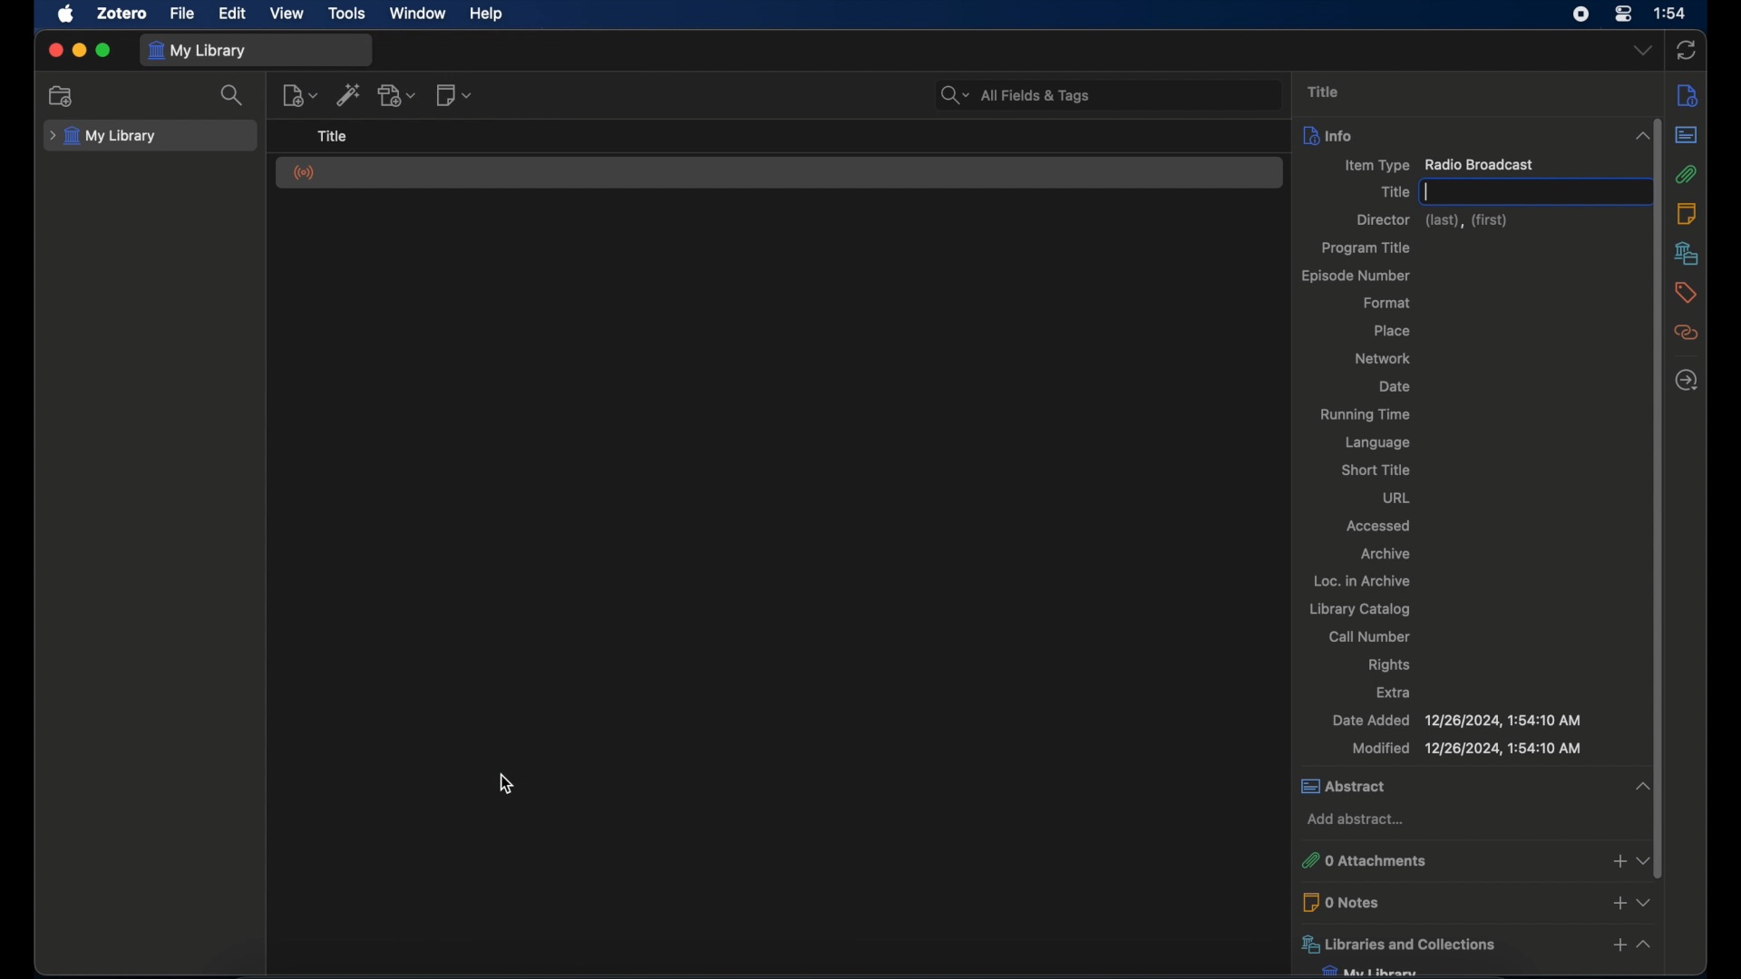 The width and height of the screenshot is (1741, 979). I want to click on window, so click(419, 14).